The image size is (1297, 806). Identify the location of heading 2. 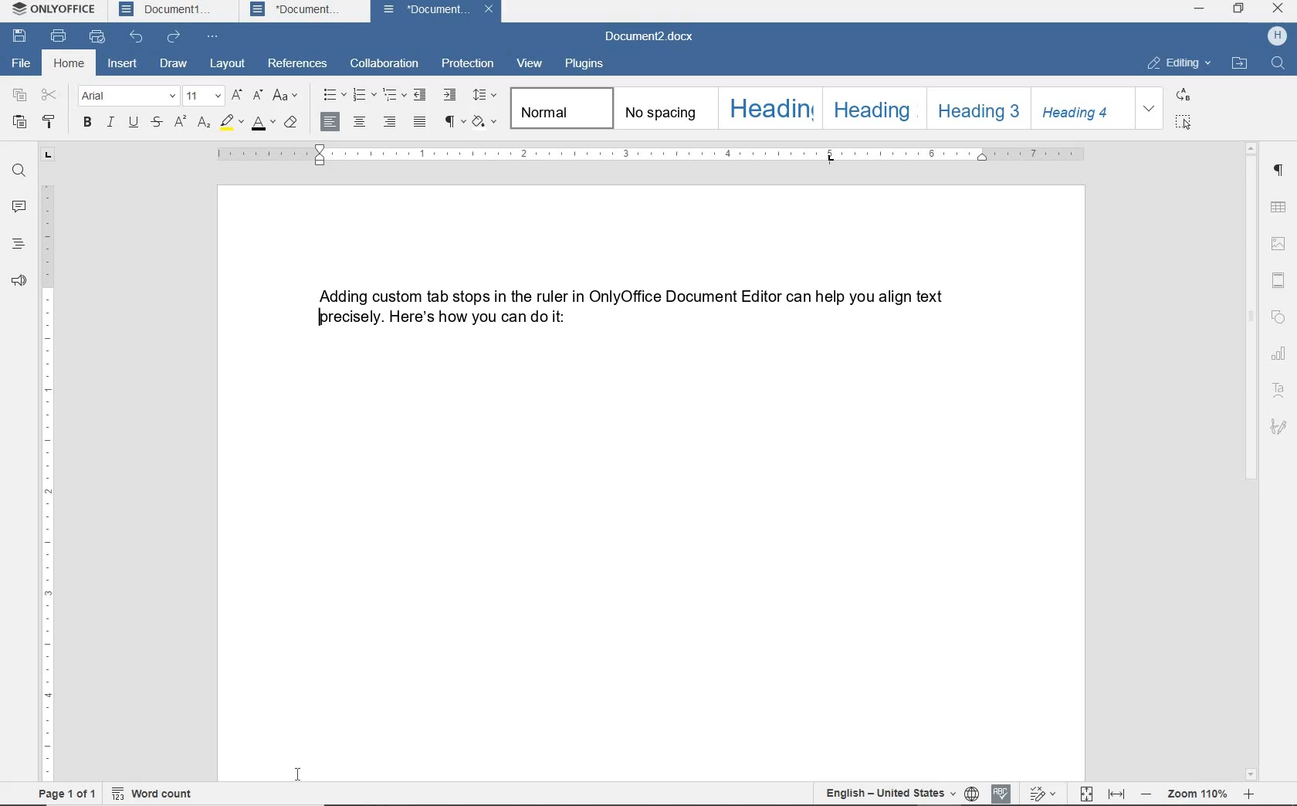
(872, 109).